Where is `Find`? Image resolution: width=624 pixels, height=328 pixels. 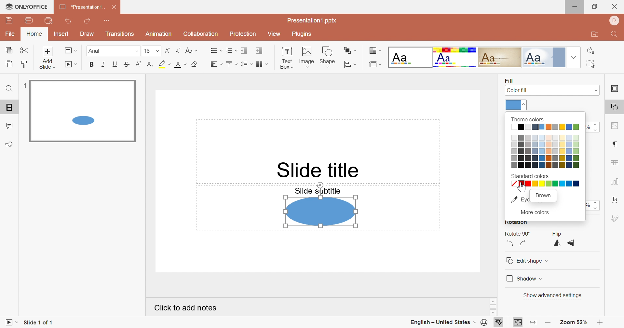 Find is located at coordinates (8, 88).